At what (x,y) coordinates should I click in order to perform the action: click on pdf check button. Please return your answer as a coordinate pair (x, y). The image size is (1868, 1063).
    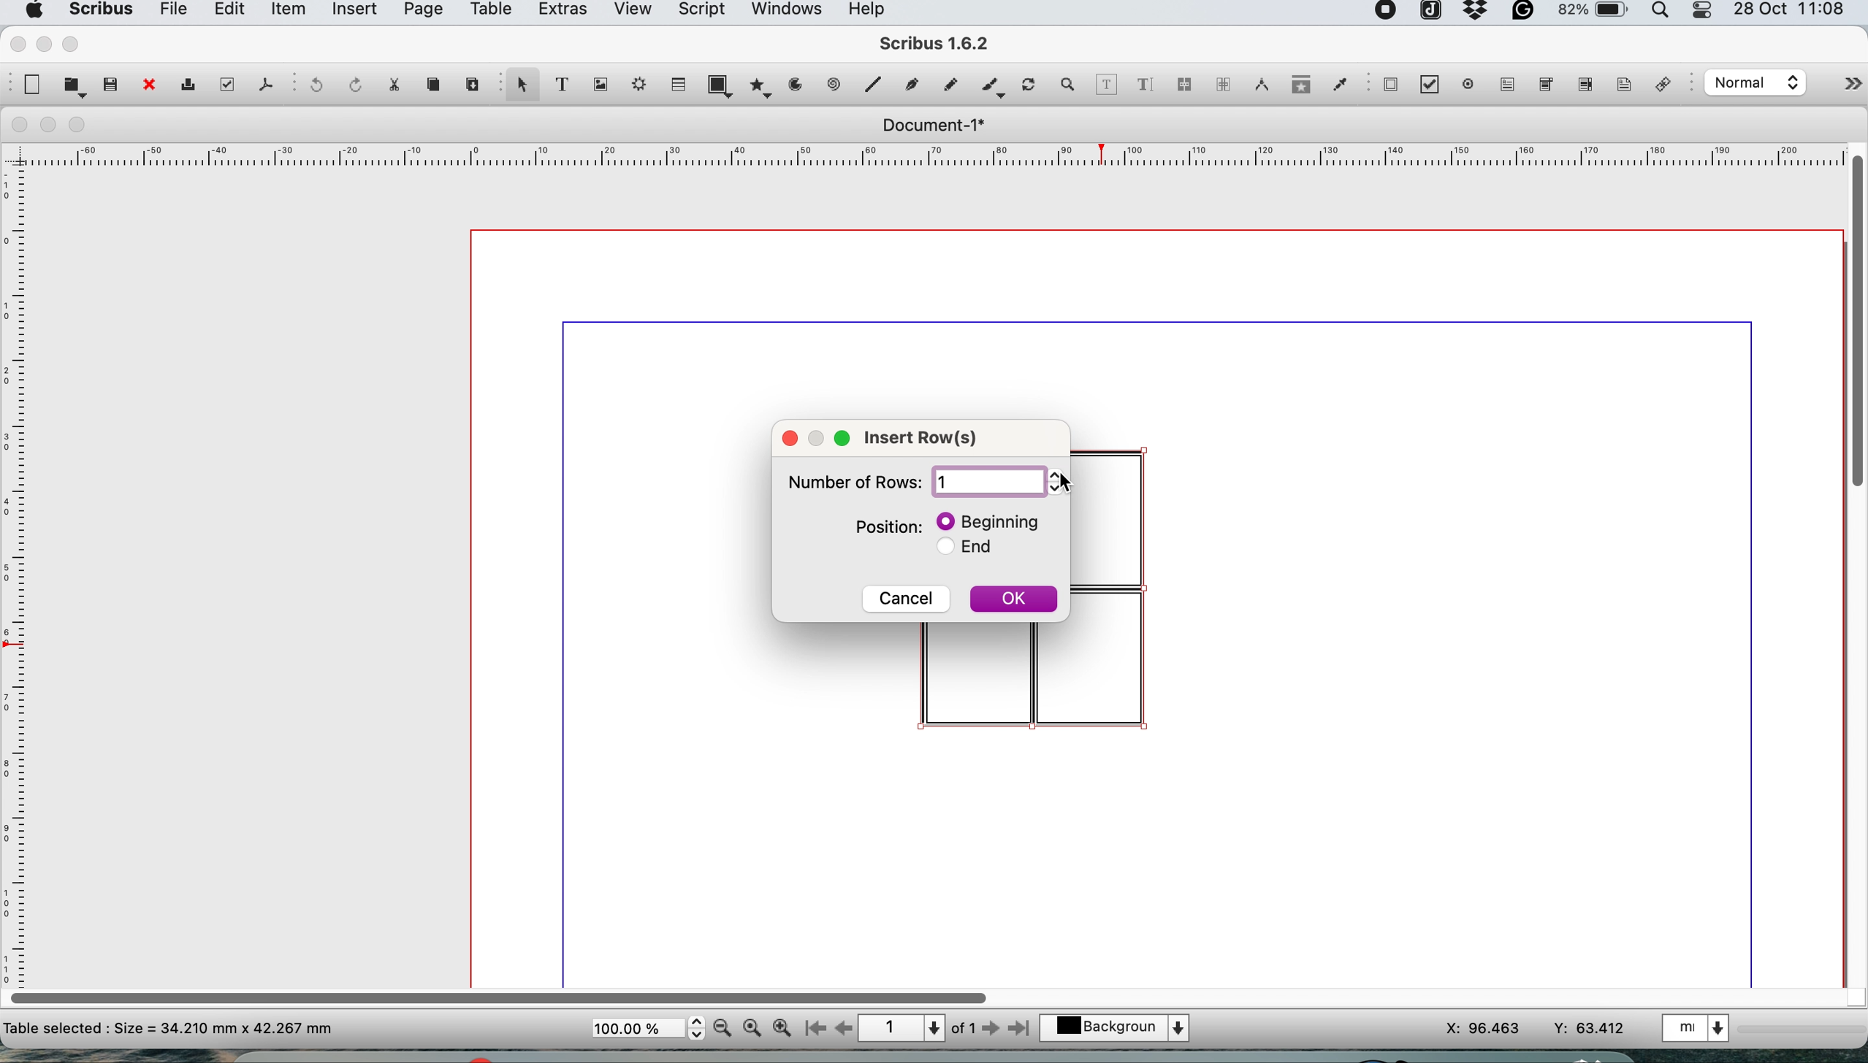
    Looking at the image, I should click on (1435, 86).